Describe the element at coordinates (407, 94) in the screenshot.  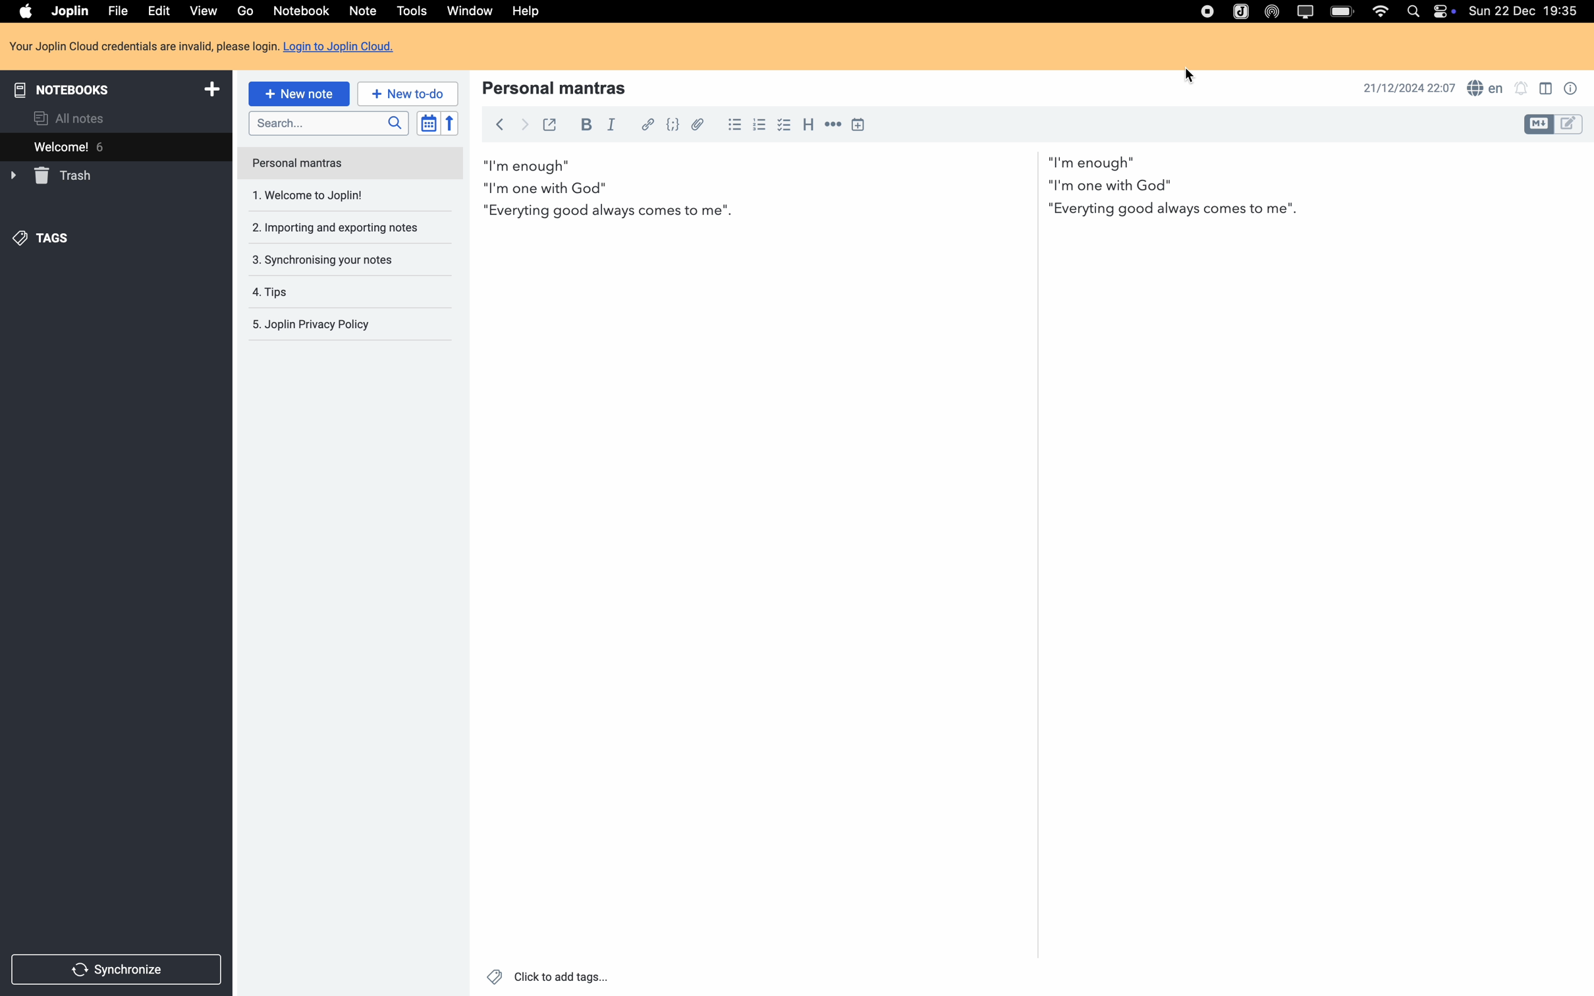
I see `new to-do` at that location.